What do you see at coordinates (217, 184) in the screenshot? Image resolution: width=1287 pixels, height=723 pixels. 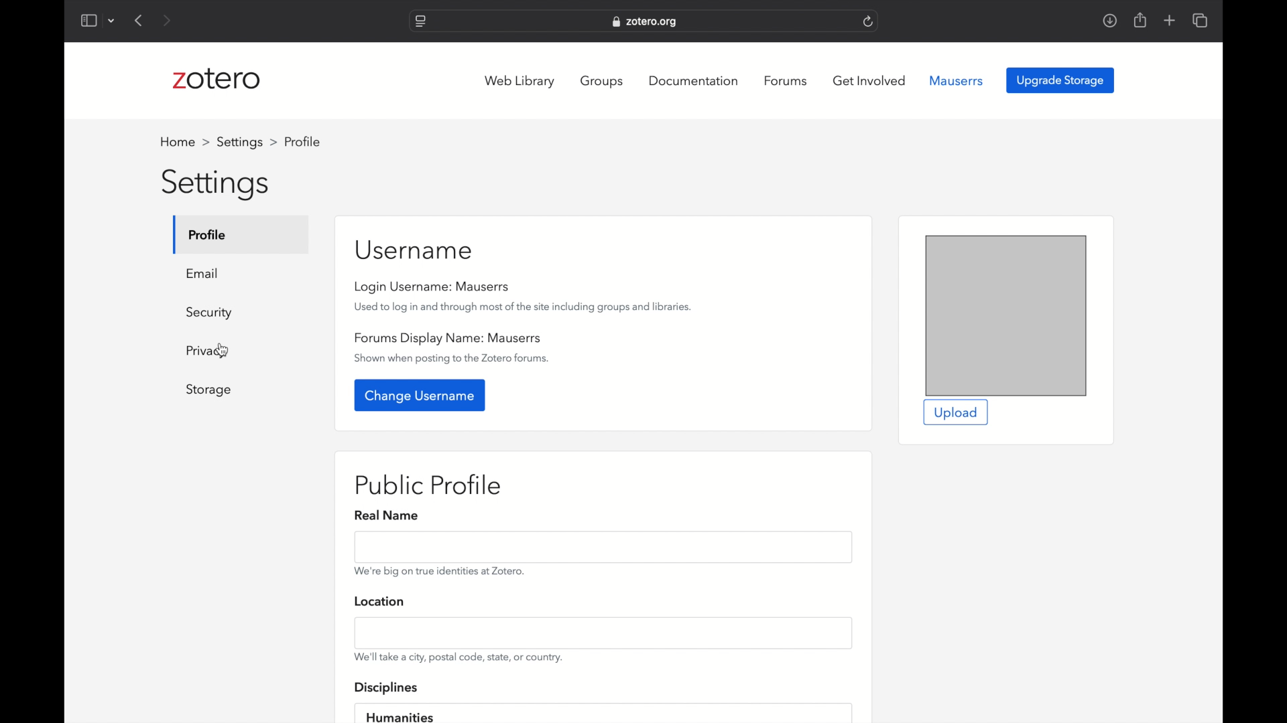 I see `settings` at bounding box center [217, 184].